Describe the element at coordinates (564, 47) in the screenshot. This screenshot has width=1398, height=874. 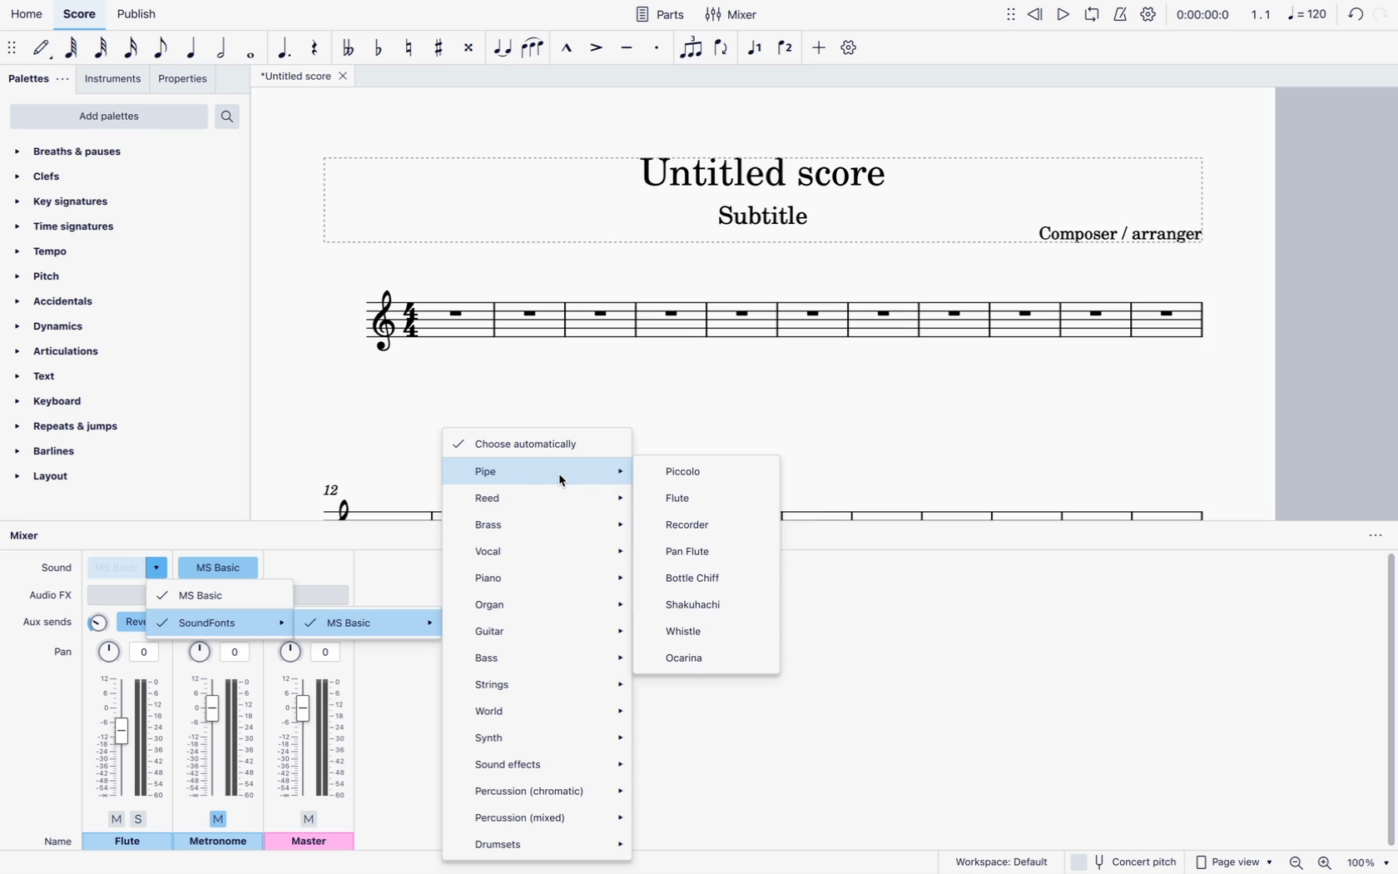
I see `marcato` at that location.